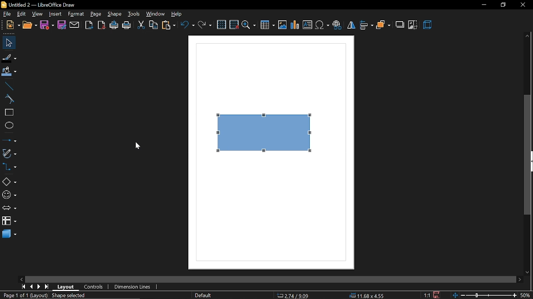  What do you see at coordinates (10, 25) in the screenshot?
I see `new` at bounding box center [10, 25].